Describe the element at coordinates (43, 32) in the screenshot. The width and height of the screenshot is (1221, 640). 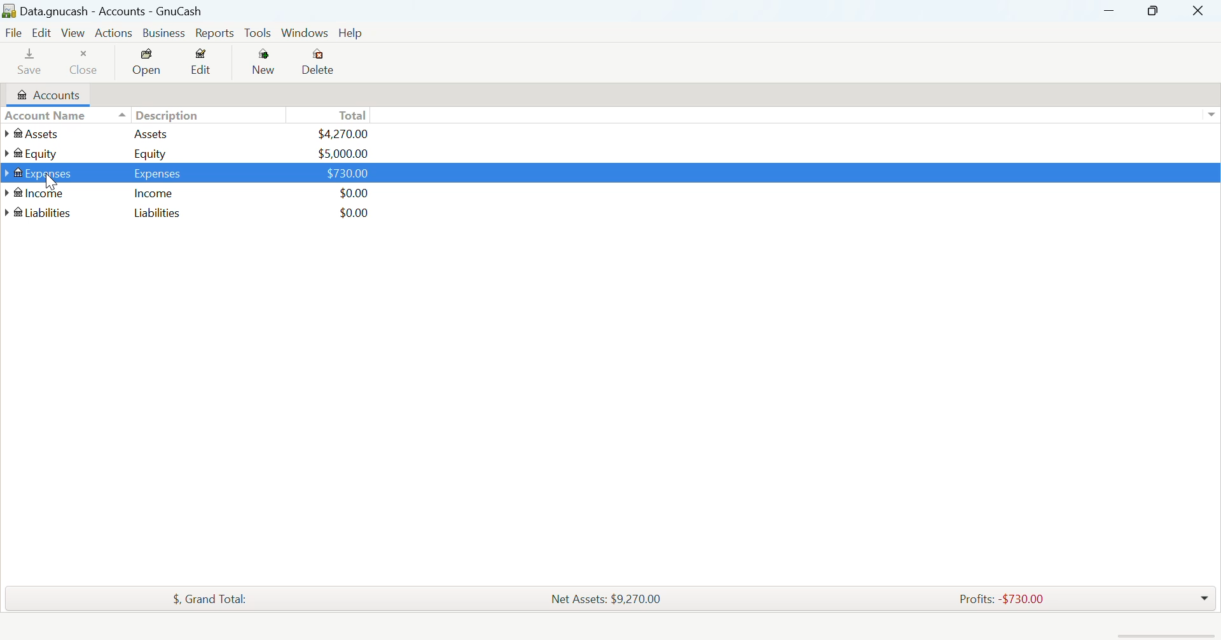
I see `Edit` at that location.